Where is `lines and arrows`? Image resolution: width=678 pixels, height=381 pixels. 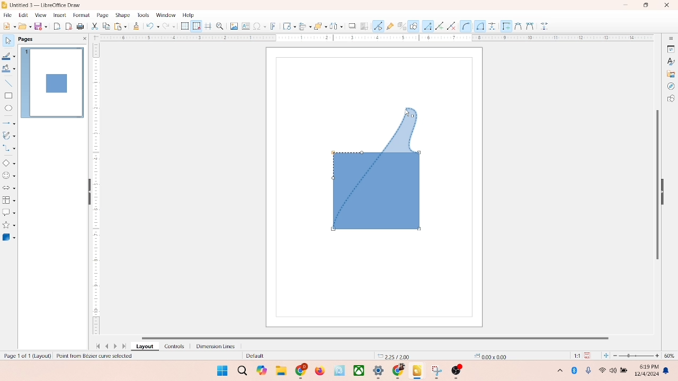
lines and arrows is located at coordinates (9, 123).